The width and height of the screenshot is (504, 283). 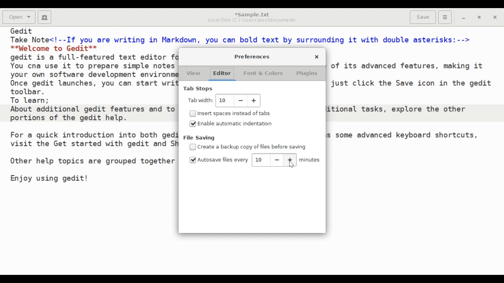 I want to click on Adjust Tab Width: 10, so click(x=224, y=100).